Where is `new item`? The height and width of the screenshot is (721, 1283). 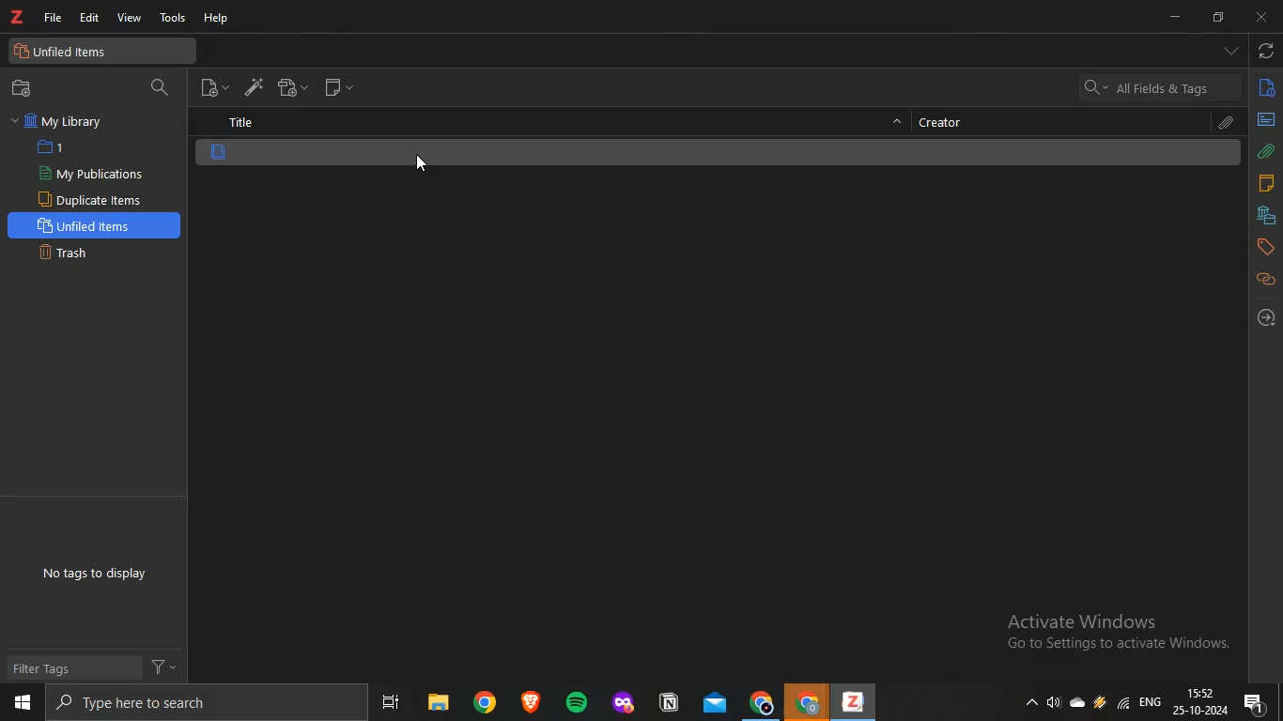 new item is located at coordinates (214, 85).